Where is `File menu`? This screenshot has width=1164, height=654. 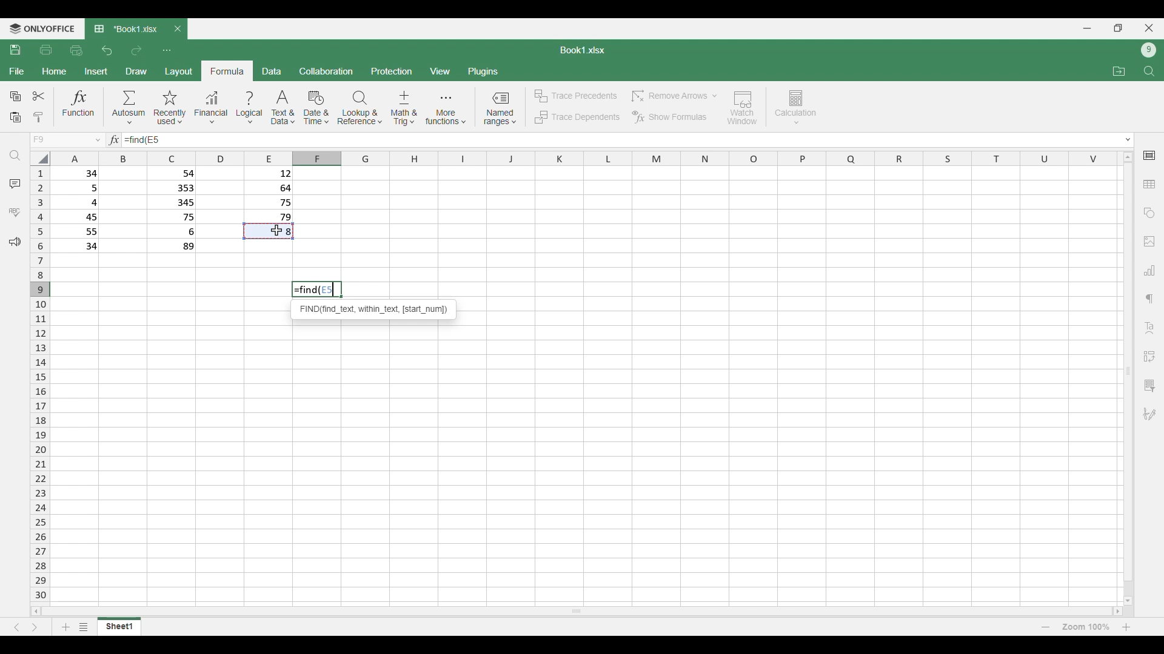 File menu is located at coordinates (17, 71).